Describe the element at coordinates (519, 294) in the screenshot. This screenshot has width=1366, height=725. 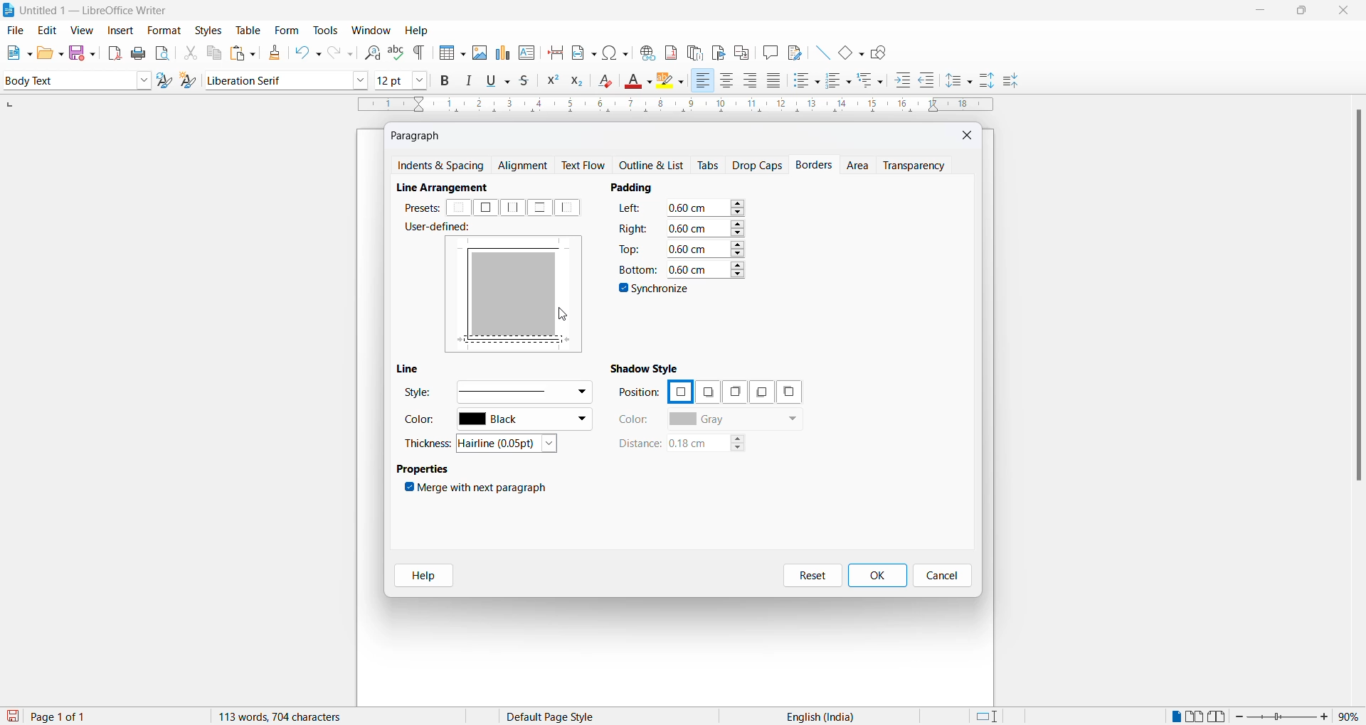
I see `paragraph mapping` at that location.